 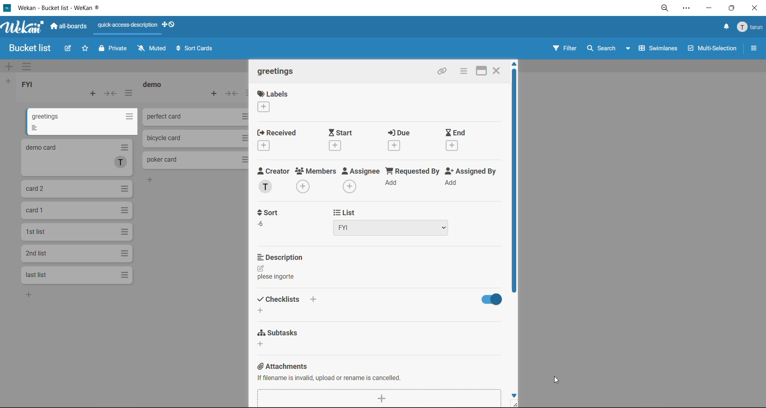 What do you see at coordinates (68, 50) in the screenshot?
I see `edit` at bounding box center [68, 50].